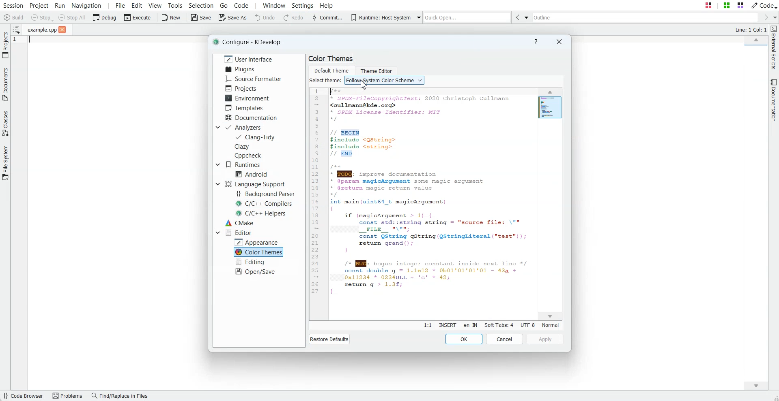 This screenshot has width=779, height=401. Describe the element at coordinates (240, 69) in the screenshot. I see `Plugins` at that location.